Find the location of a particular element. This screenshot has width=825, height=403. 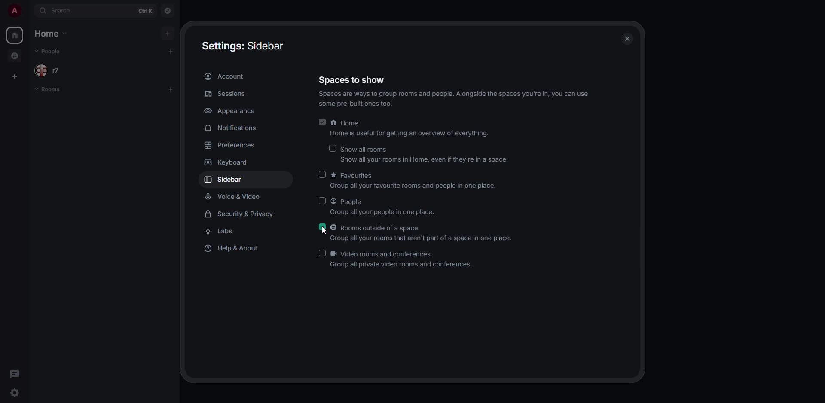

keyboard is located at coordinates (229, 162).